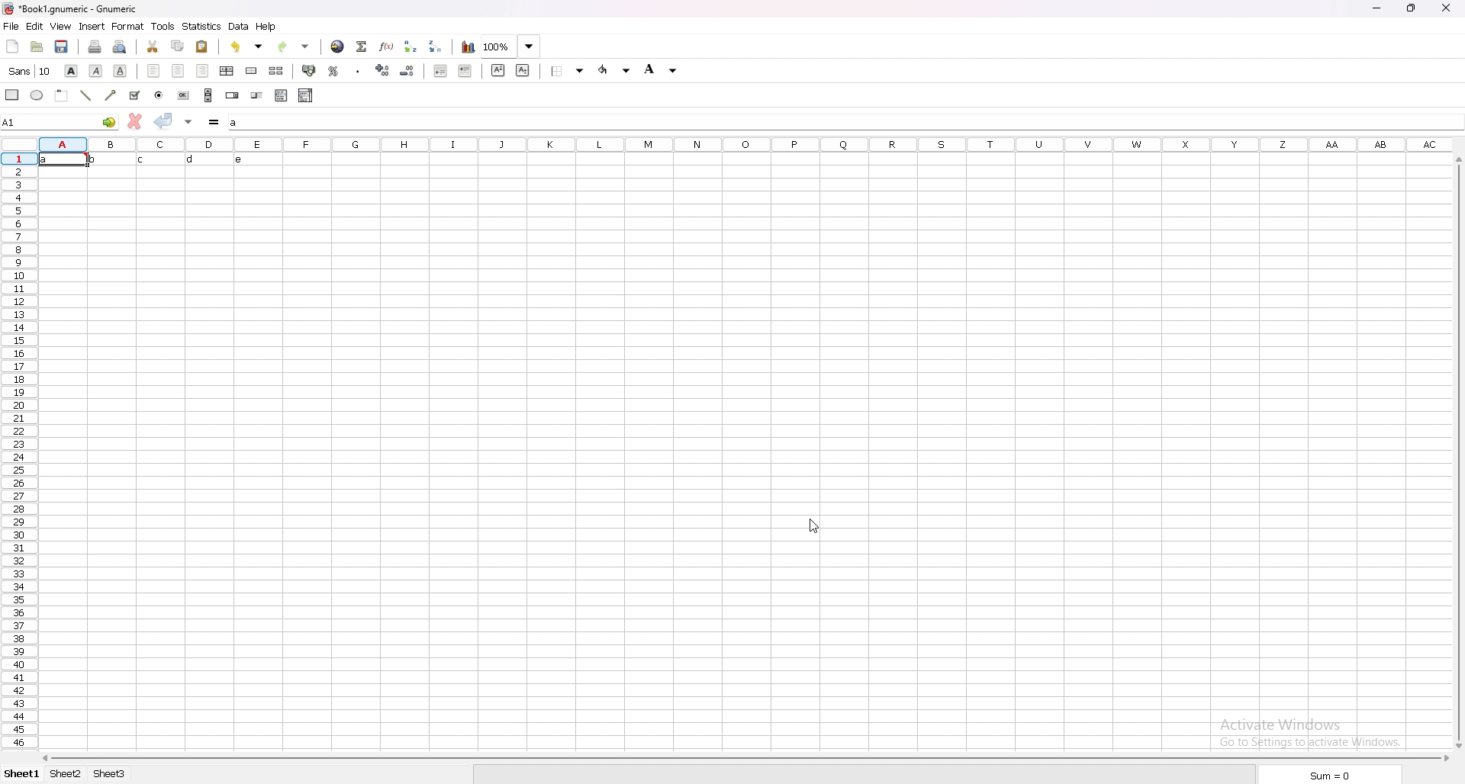 Image resolution: width=1465 pixels, height=784 pixels. I want to click on sum=0, so click(1330, 776).